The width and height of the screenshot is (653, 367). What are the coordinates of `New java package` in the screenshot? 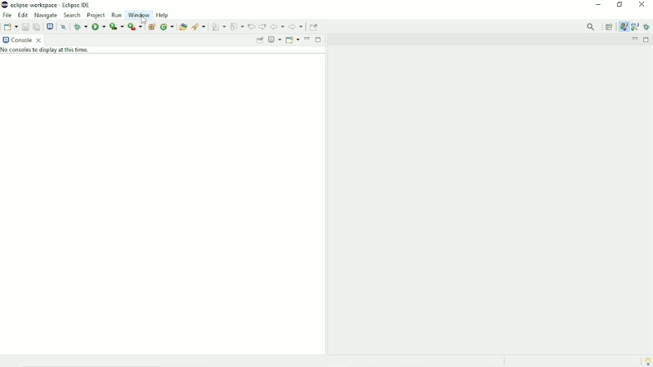 It's located at (151, 27).